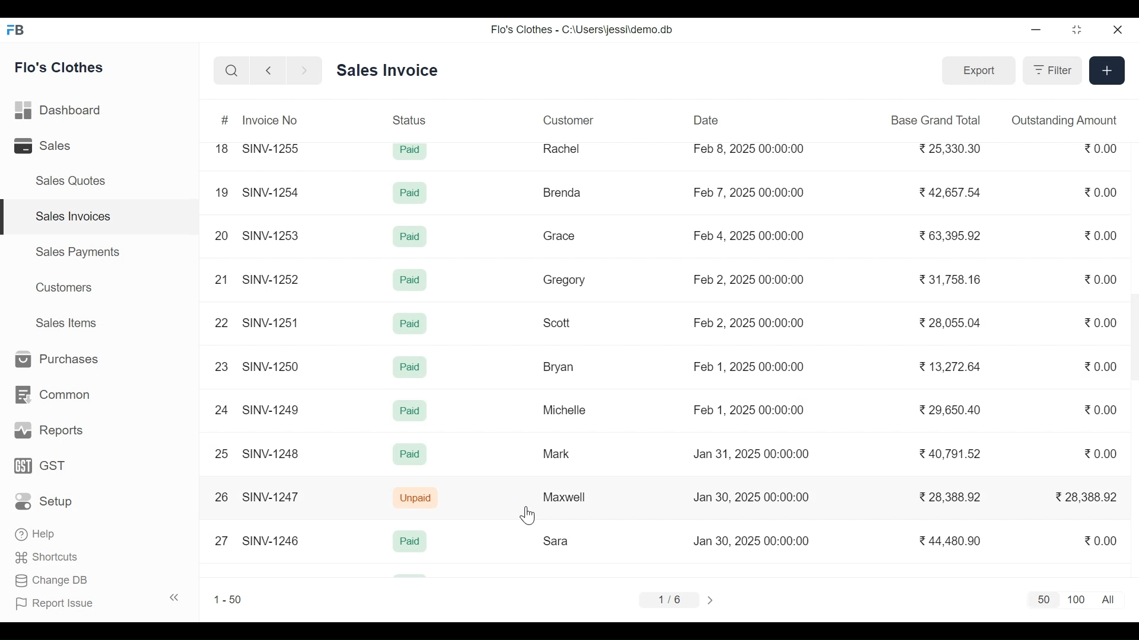 The height and width of the screenshot is (640, 1139). What do you see at coordinates (411, 119) in the screenshot?
I see `Status` at bounding box center [411, 119].